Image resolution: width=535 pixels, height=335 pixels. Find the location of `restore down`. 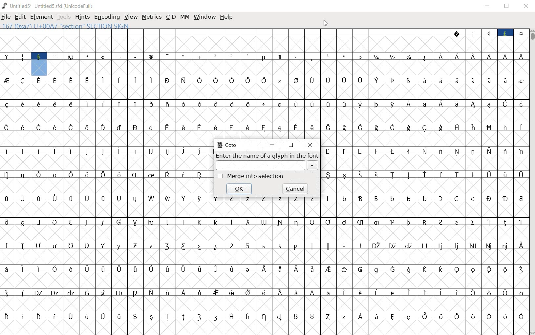

restore down is located at coordinates (291, 145).